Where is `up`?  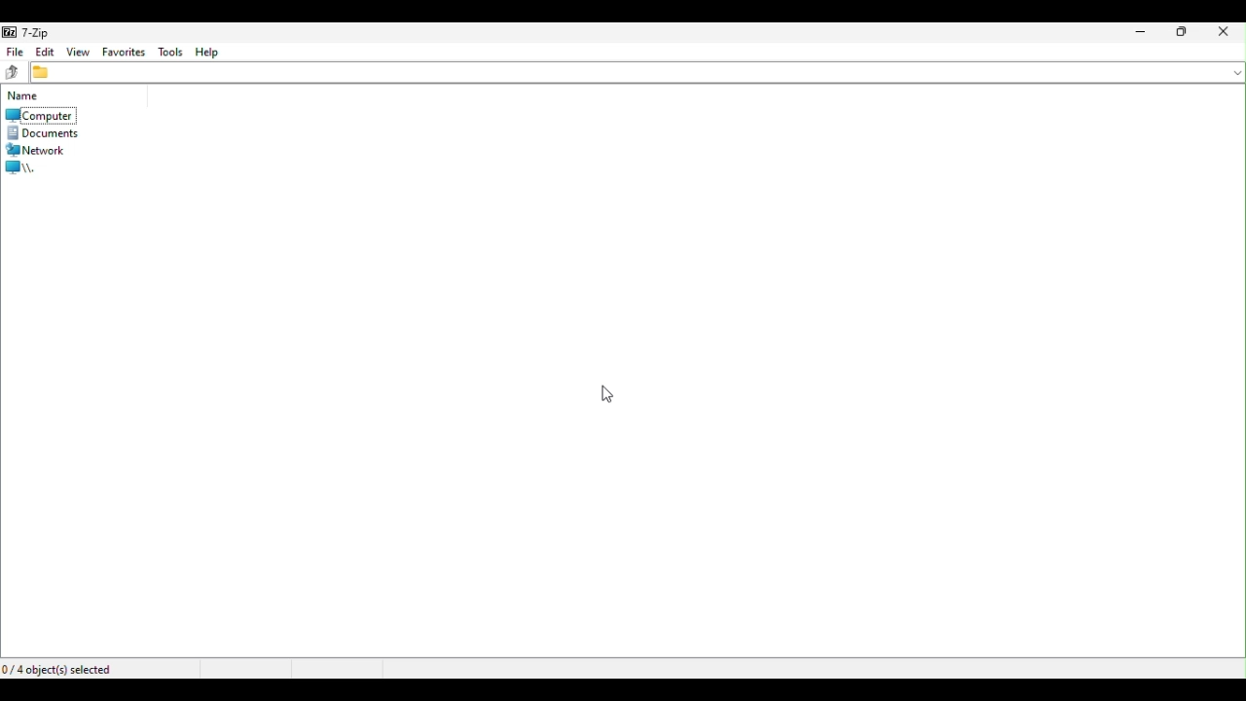 up is located at coordinates (14, 75).